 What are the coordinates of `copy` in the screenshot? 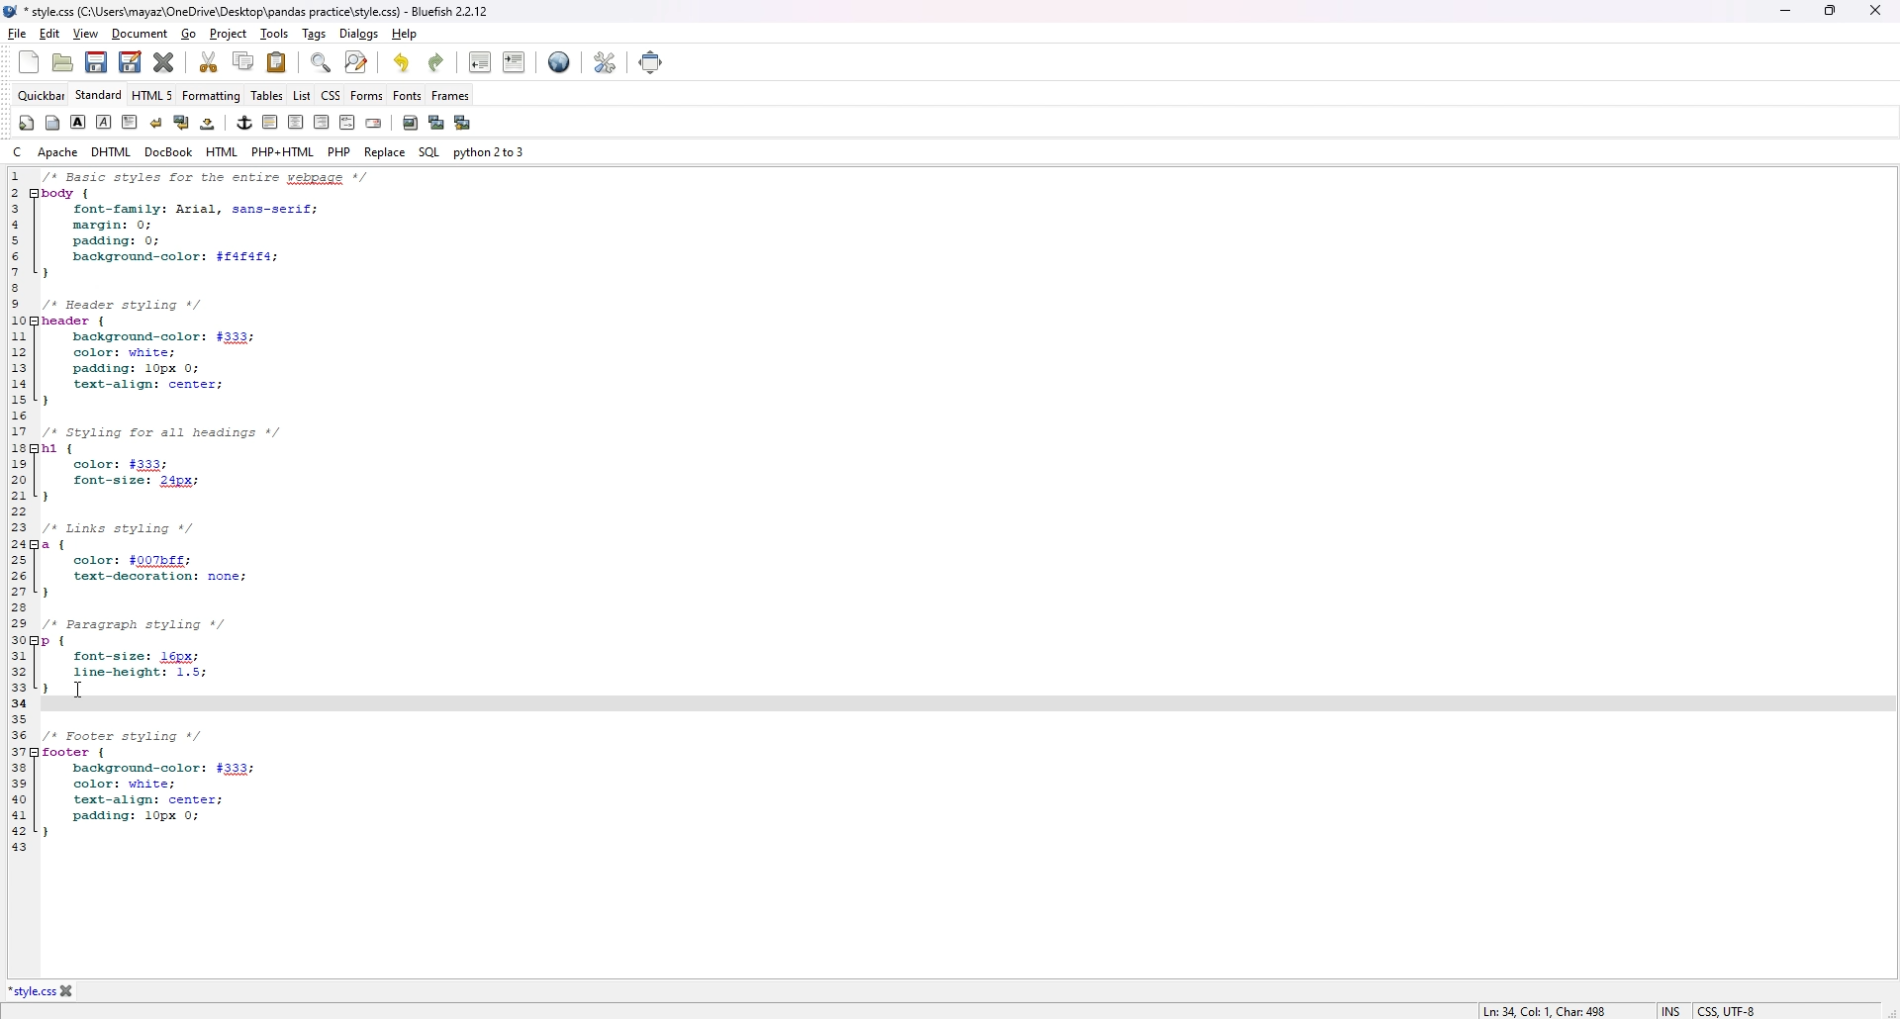 It's located at (243, 60).